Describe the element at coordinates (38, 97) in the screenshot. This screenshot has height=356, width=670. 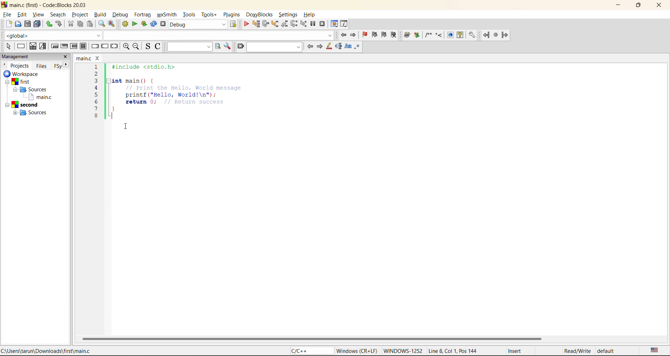
I see `main.c` at that location.